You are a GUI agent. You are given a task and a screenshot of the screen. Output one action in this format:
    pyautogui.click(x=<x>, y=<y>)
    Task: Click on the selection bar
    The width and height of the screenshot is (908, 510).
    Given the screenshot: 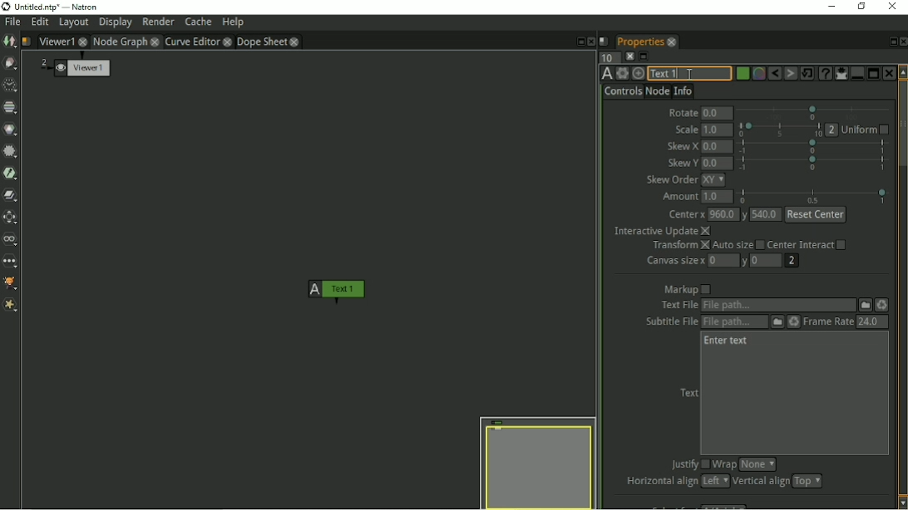 What is the action you would take?
    pyautogui.click(x=812, y=164)
    